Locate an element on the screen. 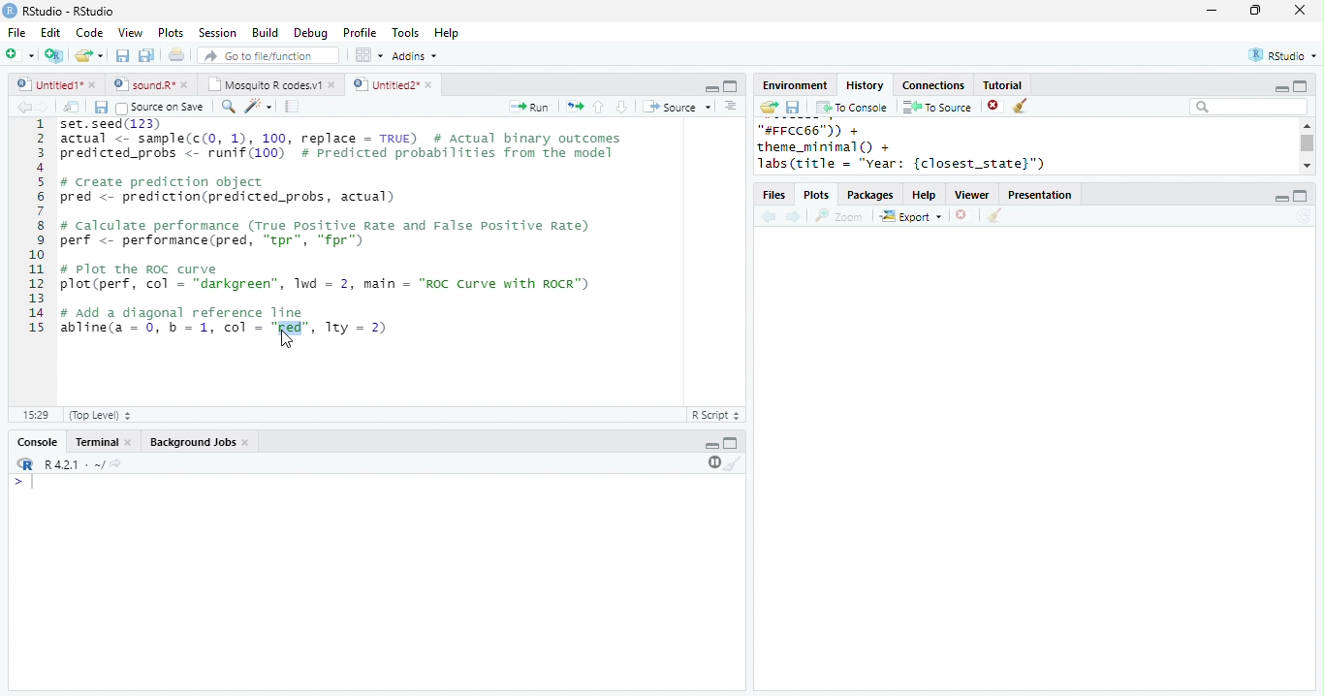 This screenshot has height=696, width=1324. code tools is located at coordinates (259, 106).